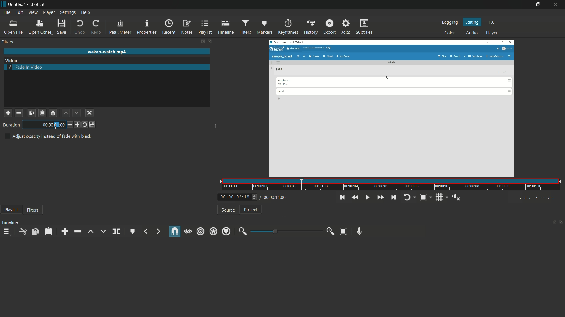  Describe the element at coordinates (77, 232) in the screenshot. I see `ripple delete` at that location.